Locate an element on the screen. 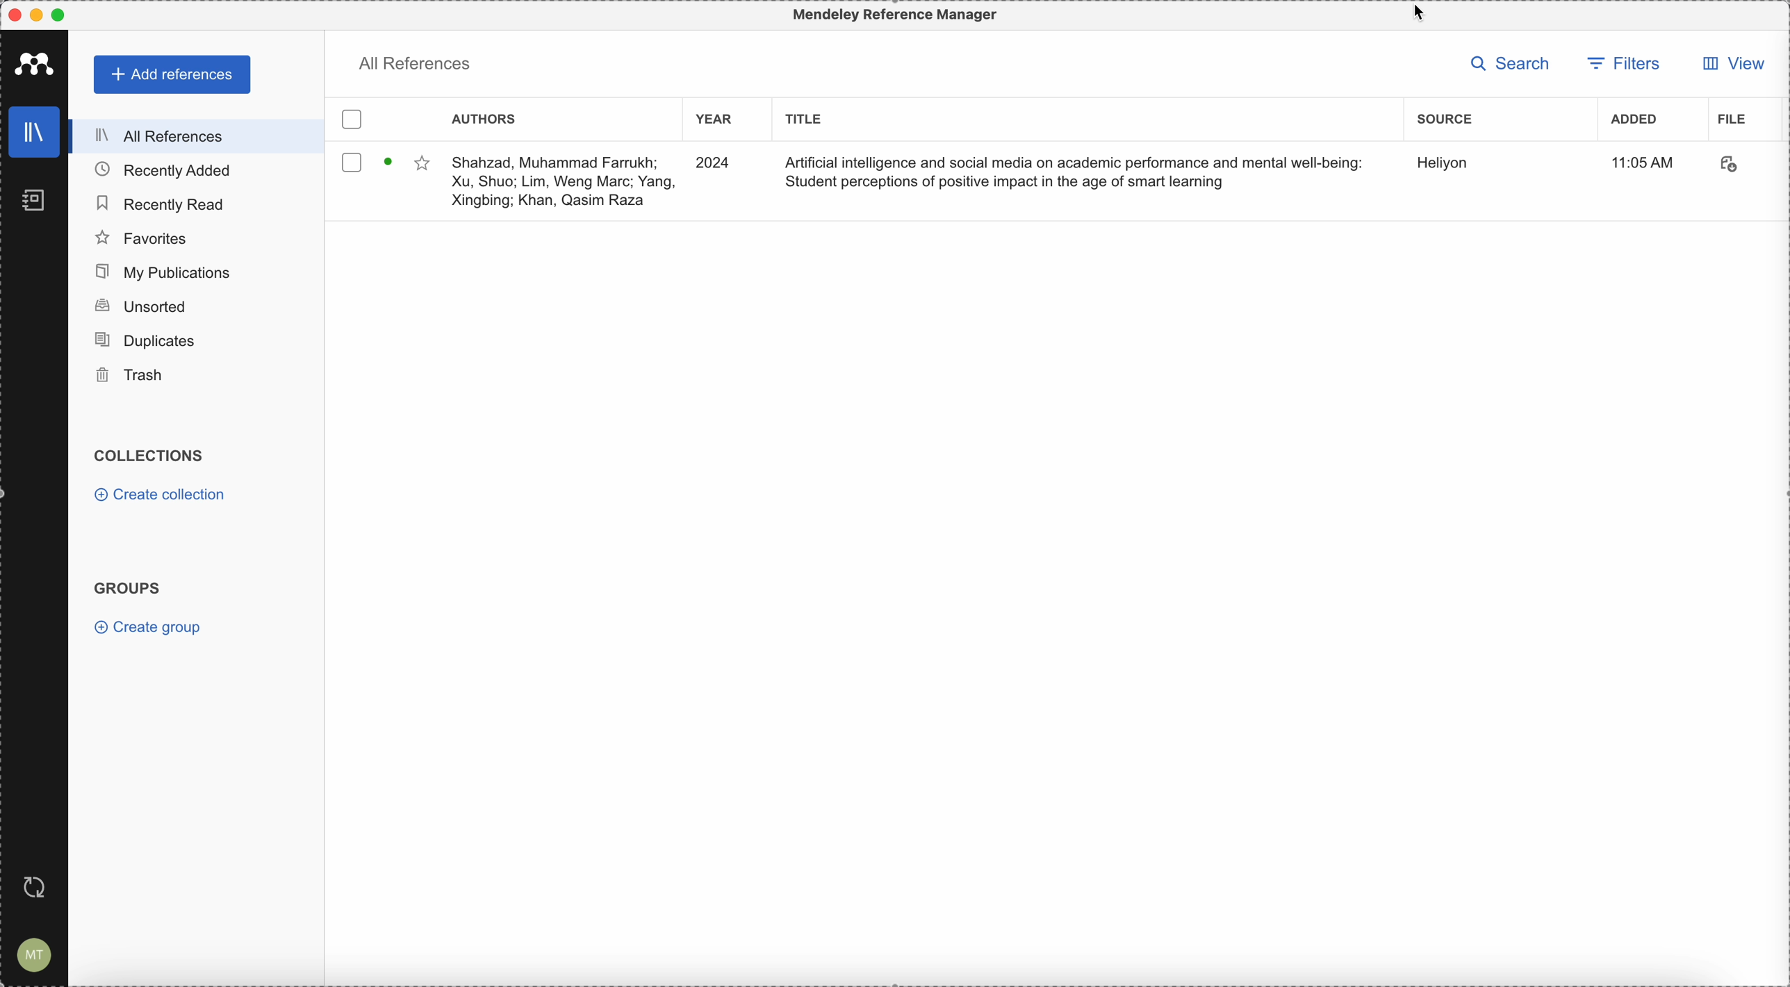 The image size is (1790, 987). last sync is located at coordinates (40, 888).